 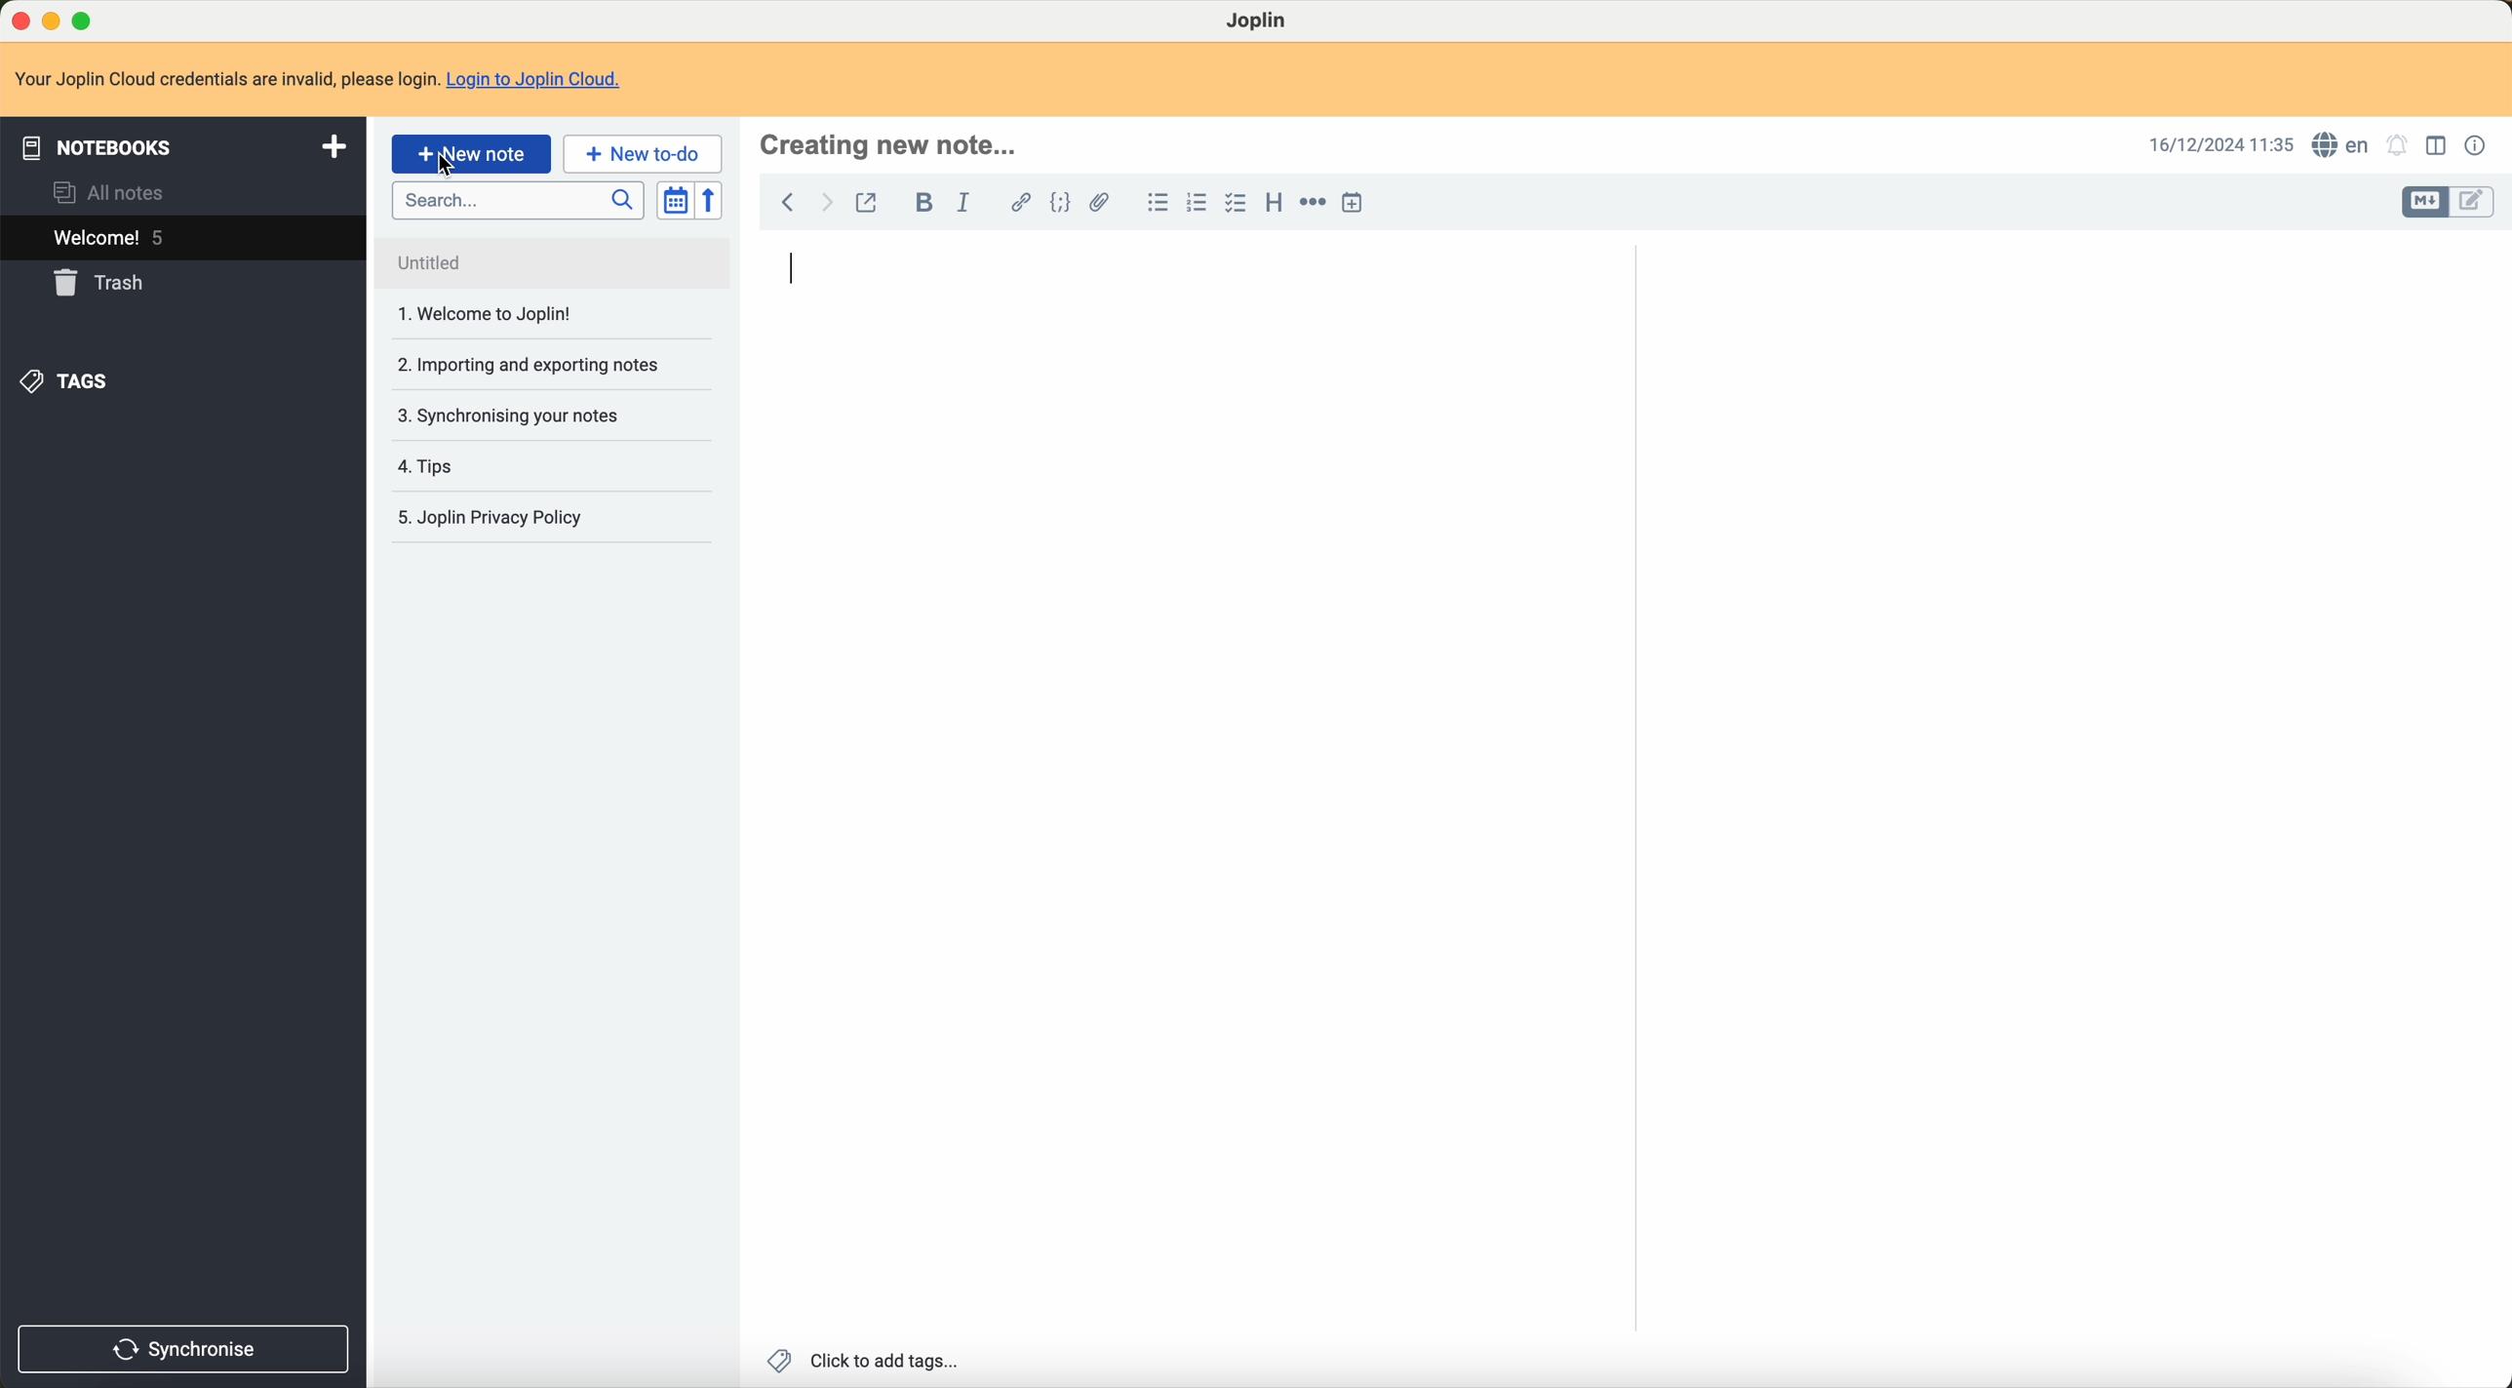 What do you see at coordinates (831, 203) in the screenshot?
I see `foward` at bounding box center [831, 203].